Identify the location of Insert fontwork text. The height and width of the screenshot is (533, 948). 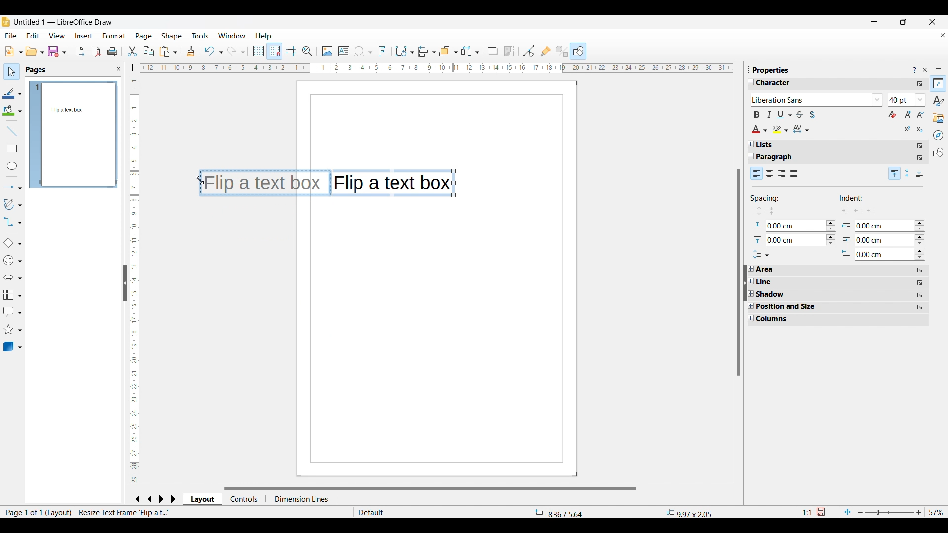
(382, 51).